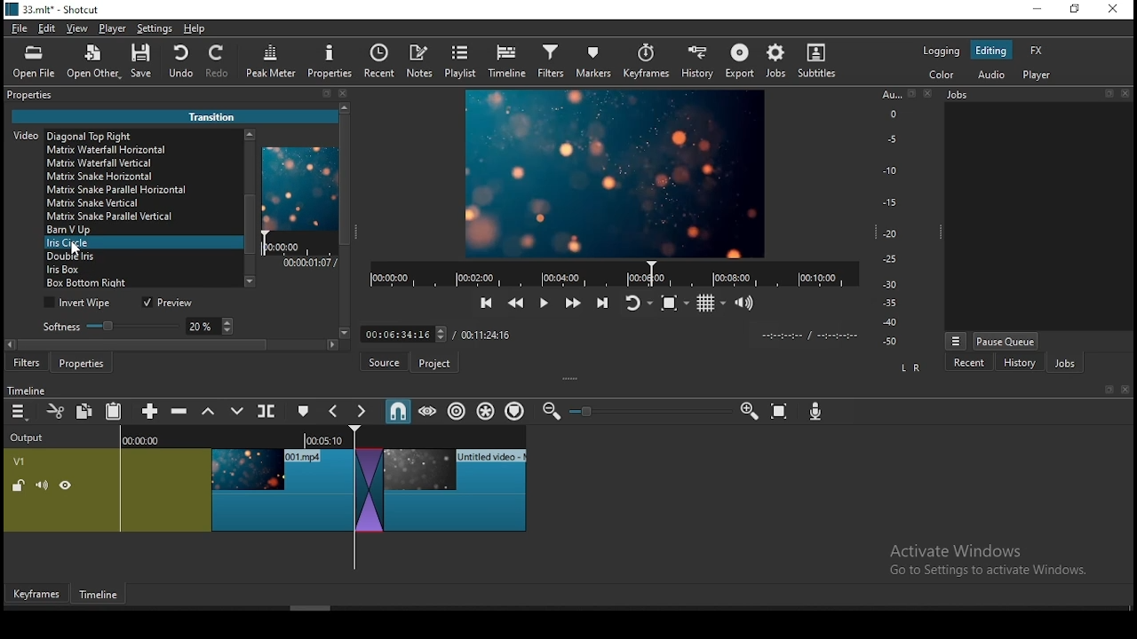 The image size is (1137, 639). What do you see at coordinates (95, 66) in the screenshot?
I see `open other` at bounding box center [95, 66].